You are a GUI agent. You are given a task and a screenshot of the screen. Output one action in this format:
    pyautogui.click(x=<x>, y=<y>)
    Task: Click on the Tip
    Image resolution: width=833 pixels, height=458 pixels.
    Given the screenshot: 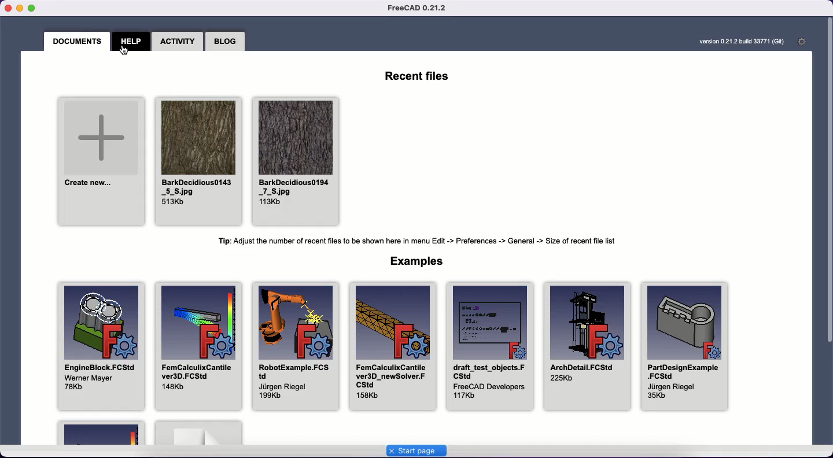 What is the action you would take?
    pyautogui.click(x=416, y=242)
    